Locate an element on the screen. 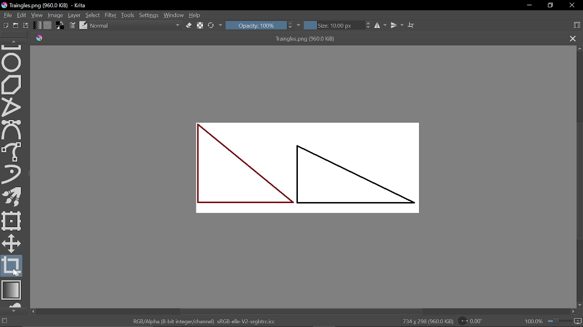 The width and height of the screenshot is (583, 327). Two triangles is located at coordinates (305, 170).